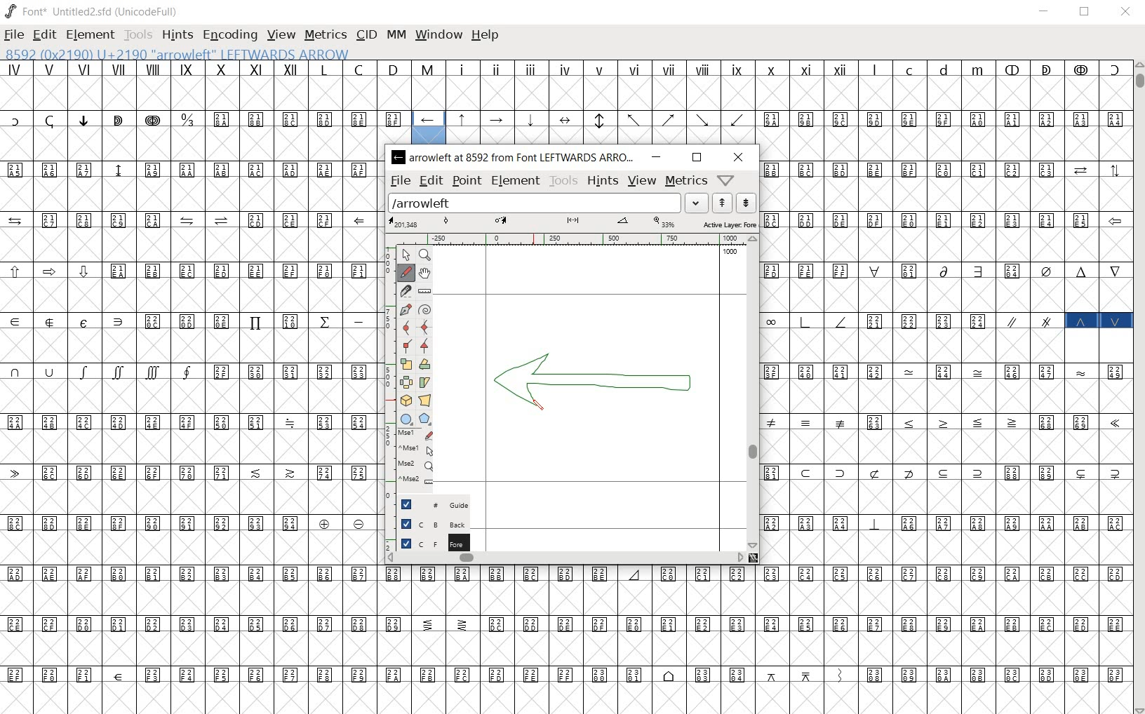 Image resolution: width=1145 pixels, height=714 pixels. I want to click on point, so click(465, 180).